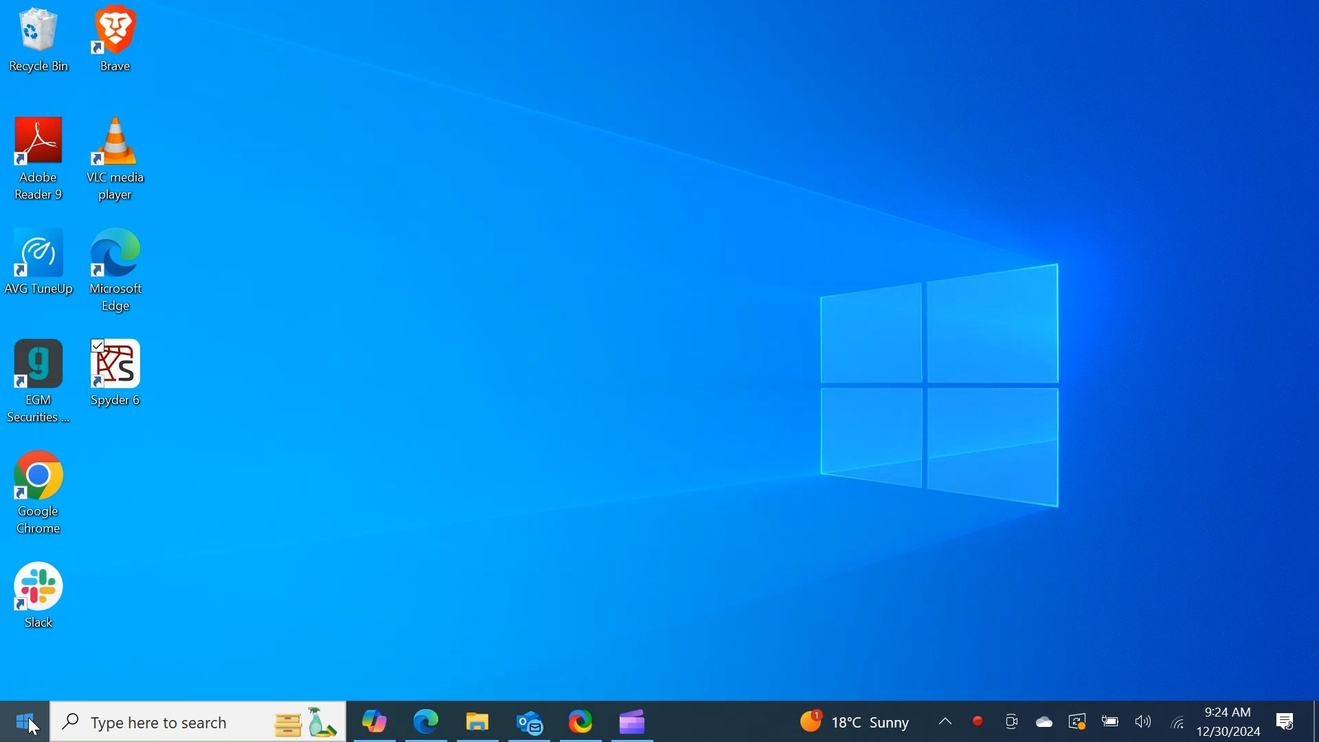 The height and width of the screenshot is (742, 1319). What do you see at coordinates (1283, 721) in the screenshot?
I see `Notification` at bounding box center [1283, 721].